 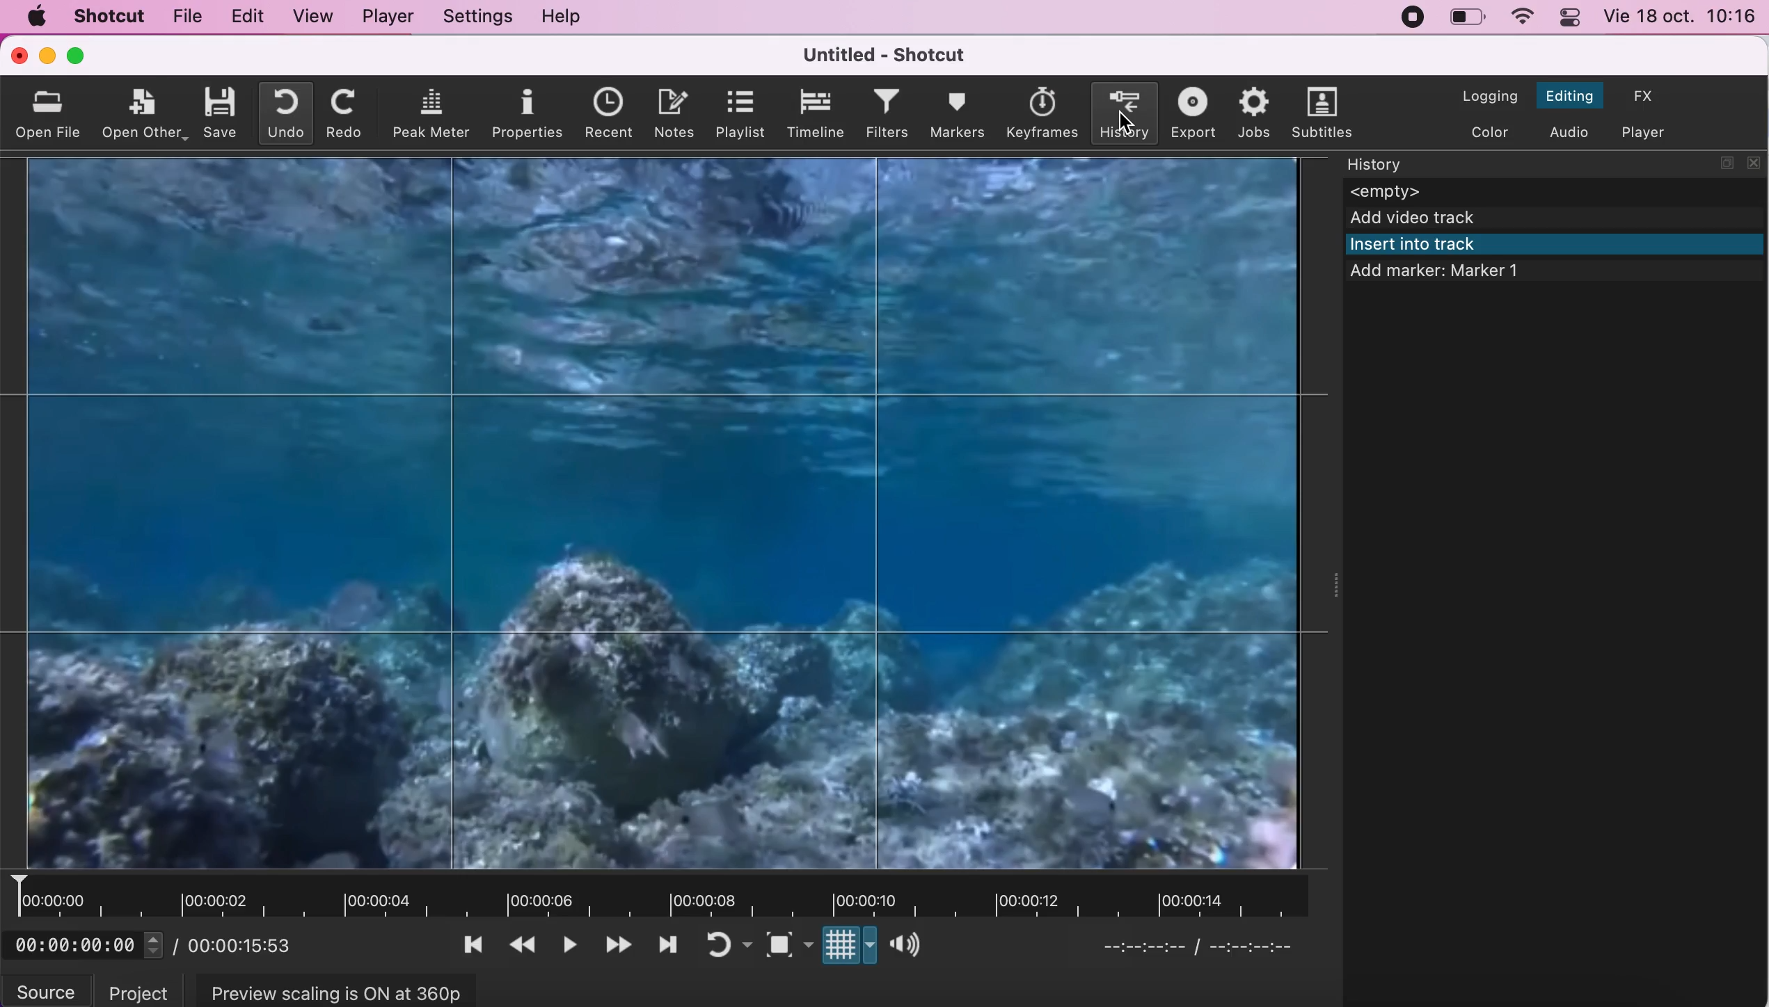 What do you see at coordinates (1523, 17) in the screenshot?
I see `wifi` at bounding box center [1523, 17].